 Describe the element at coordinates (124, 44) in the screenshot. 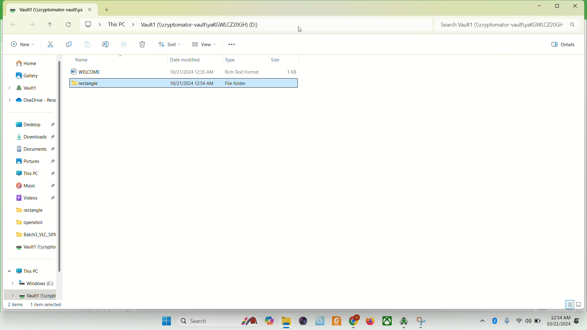

I see `share` at that location.